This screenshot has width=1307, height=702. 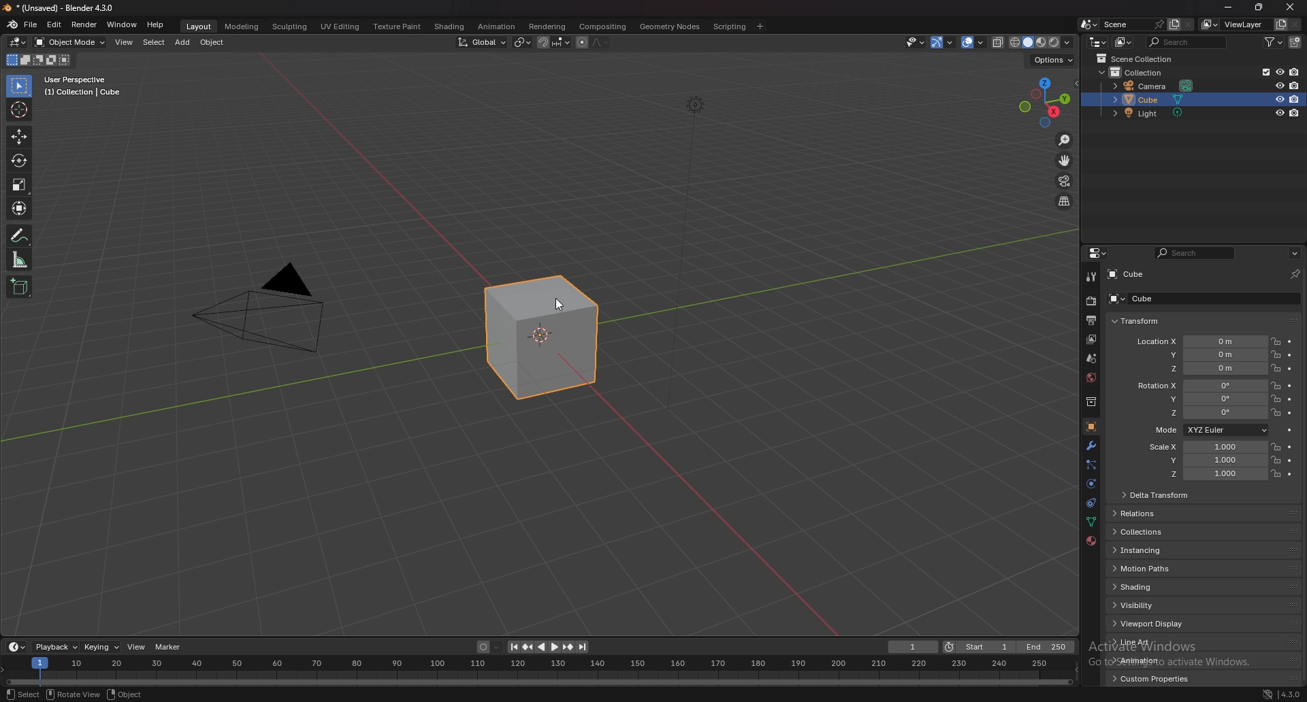 I want to click on rendering, so click(x=549, y=27).